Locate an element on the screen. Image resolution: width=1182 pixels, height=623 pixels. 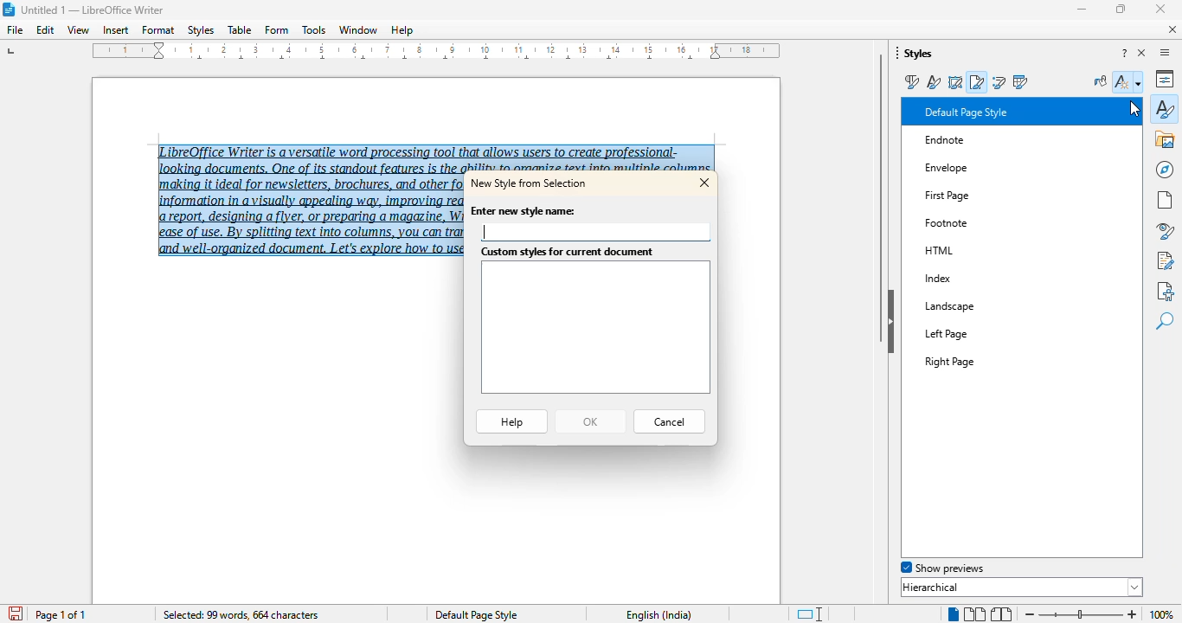
zoom in is located at coordinates (1131, 614).